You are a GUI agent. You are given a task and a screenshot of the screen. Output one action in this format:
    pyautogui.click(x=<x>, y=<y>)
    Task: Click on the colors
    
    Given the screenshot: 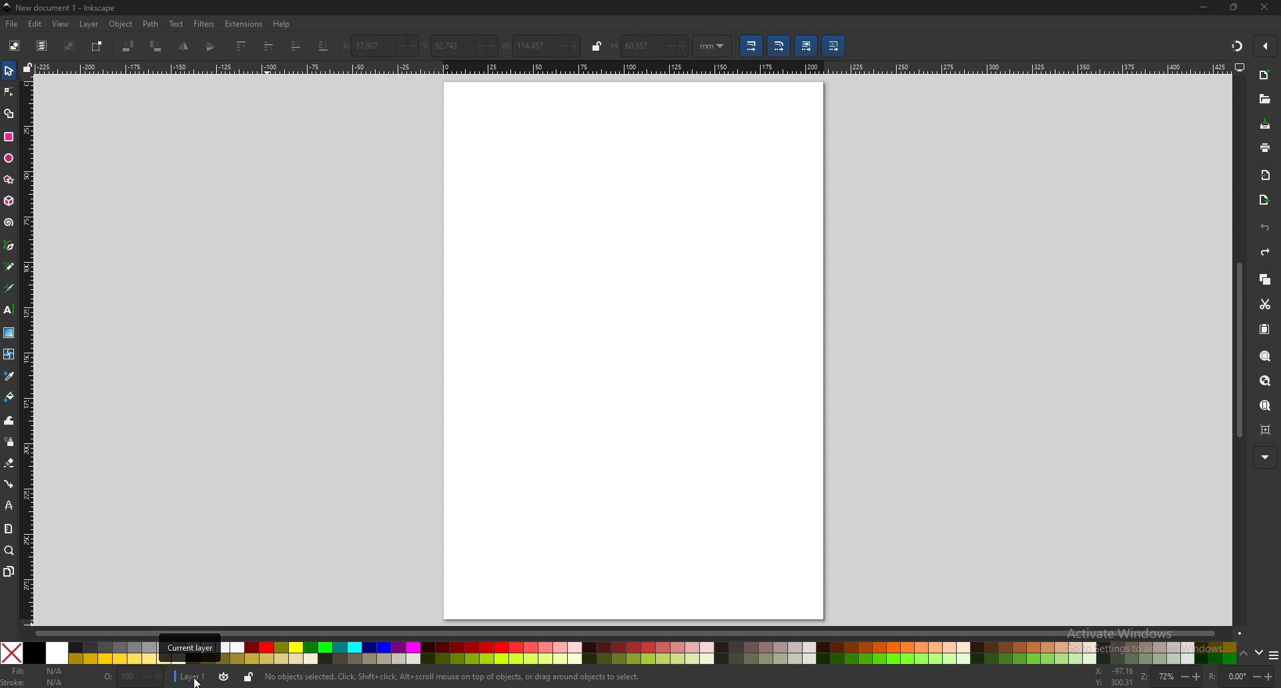 What is the action you would take?
    pyautogui.click(x=113, y=653)
    